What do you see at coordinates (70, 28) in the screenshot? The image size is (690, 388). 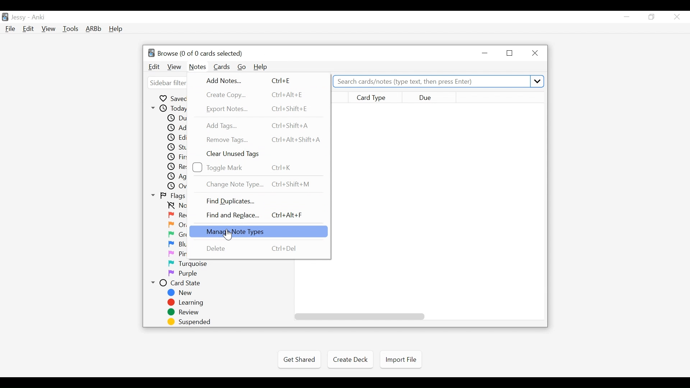 I see `Tools` at bounding box center [70, 28].